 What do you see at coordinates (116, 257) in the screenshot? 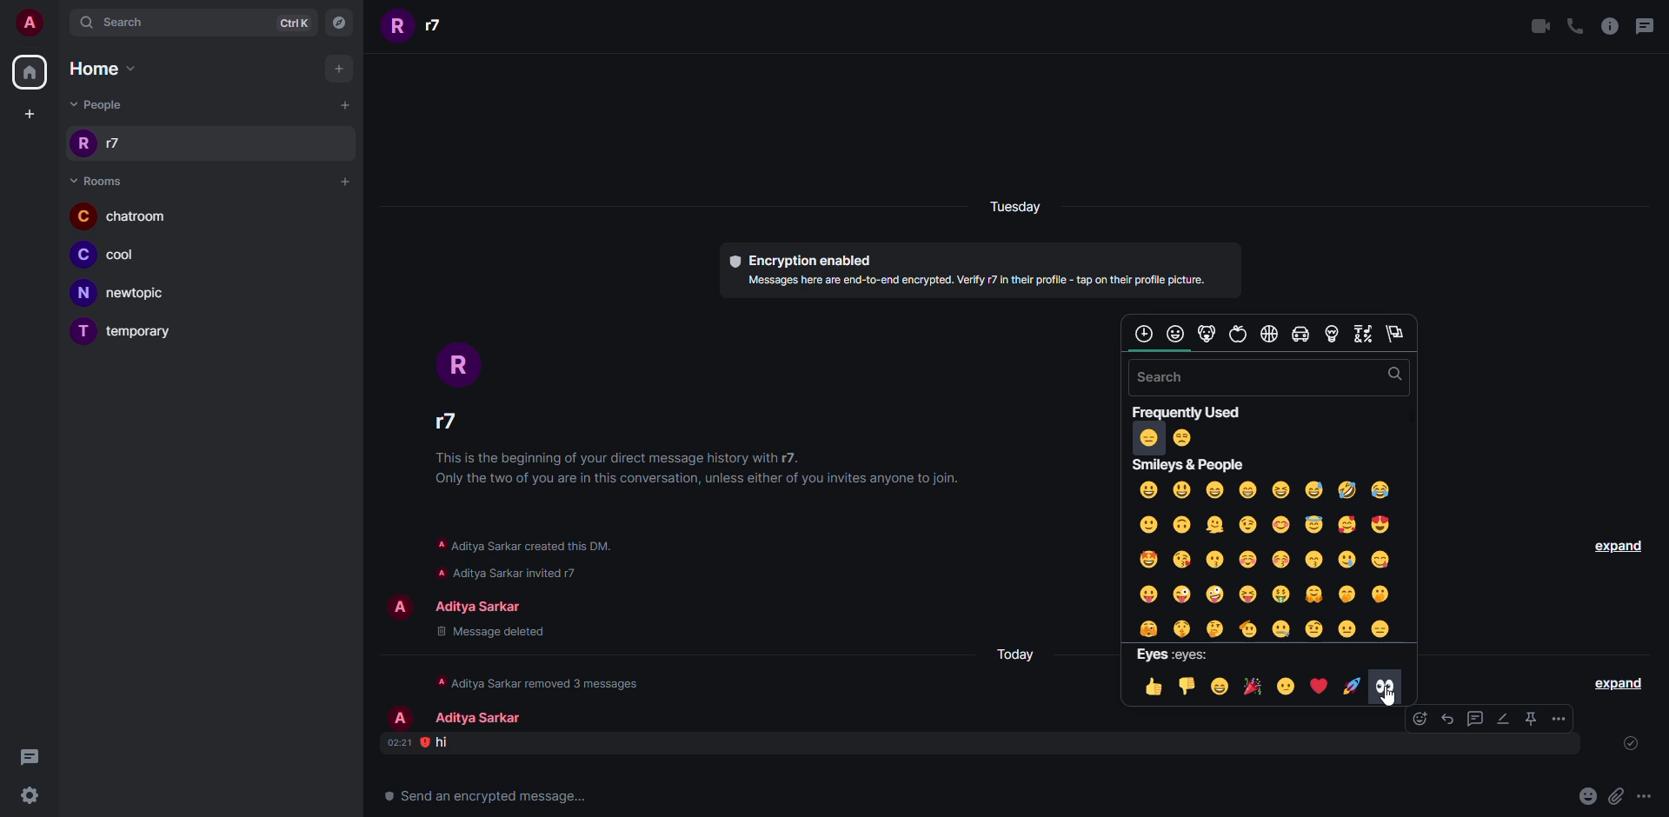
I see `room` at bounding box center [116, 257].